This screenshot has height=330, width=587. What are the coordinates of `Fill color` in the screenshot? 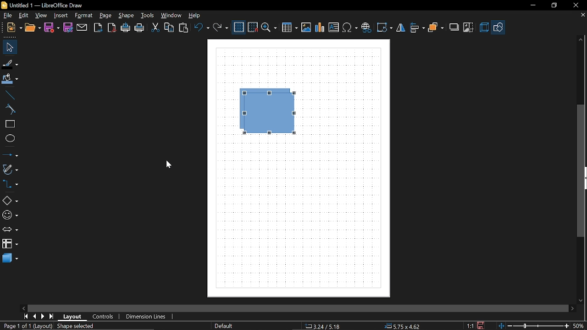 It's located at (10, 80).